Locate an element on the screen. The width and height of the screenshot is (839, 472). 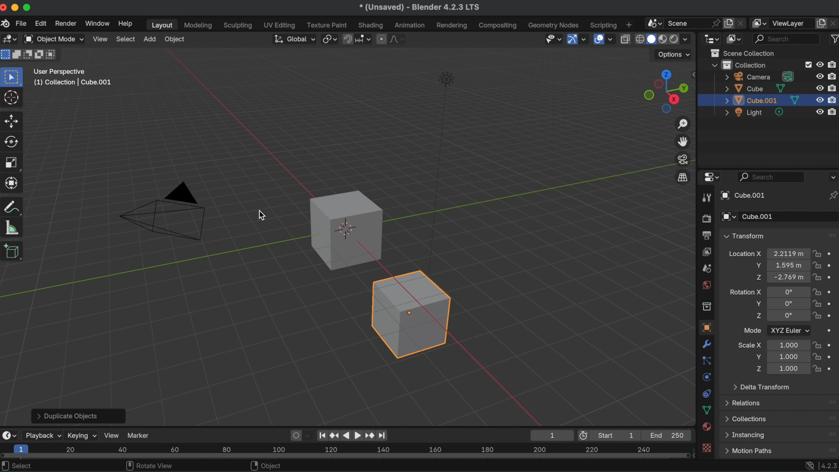
rotation X is located at coordinates (745, 291).